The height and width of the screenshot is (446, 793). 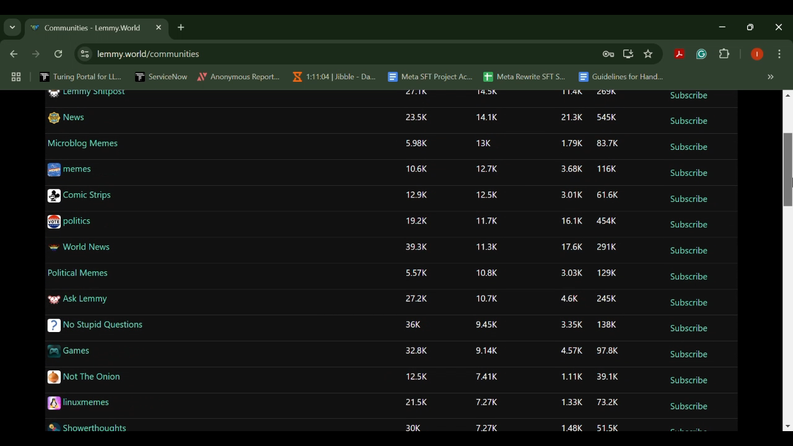 What do you see at coordinates (690, 251) in the screenshot?
I see `Subscribe` at bounding box center [690, 251].